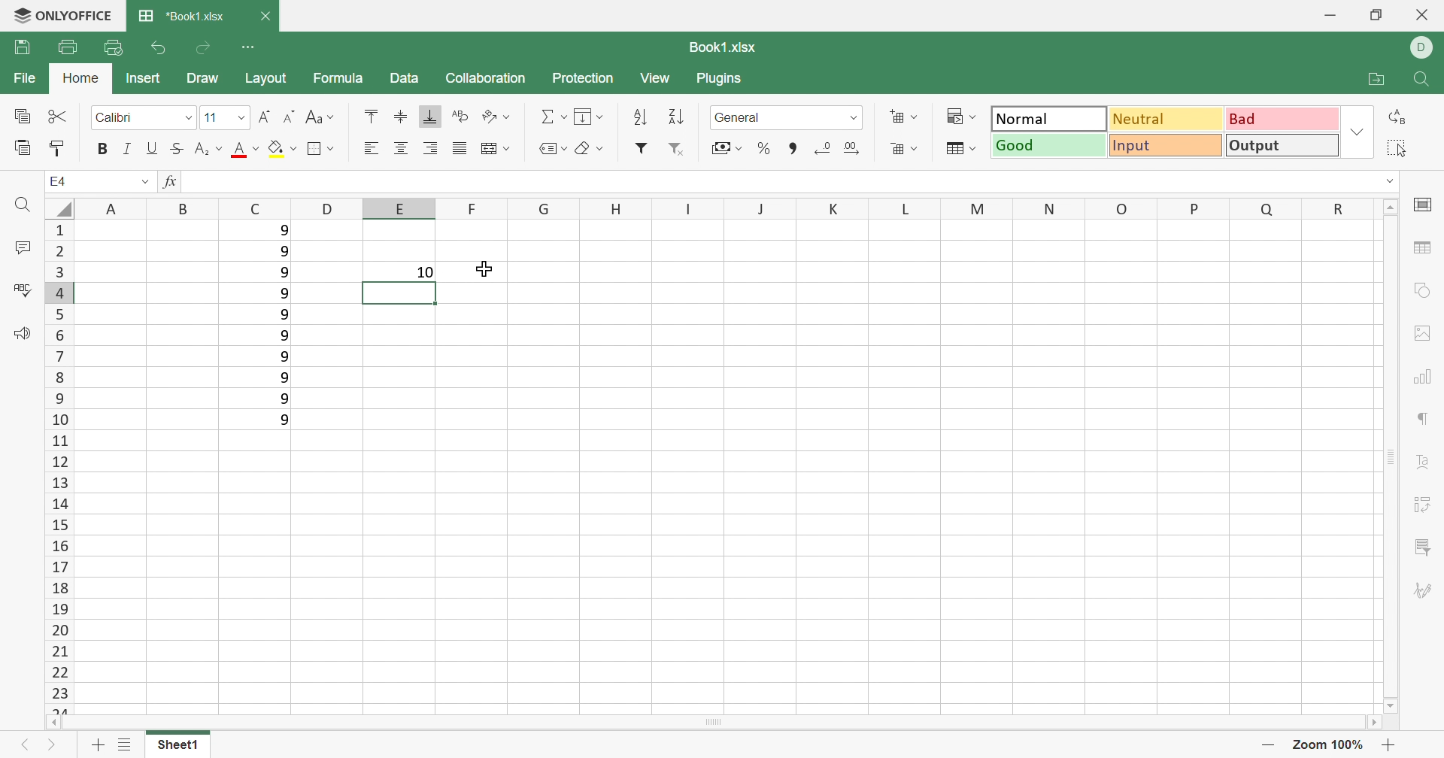 The image size is (1444, 758). I want to click on 9, so click(283, 229).